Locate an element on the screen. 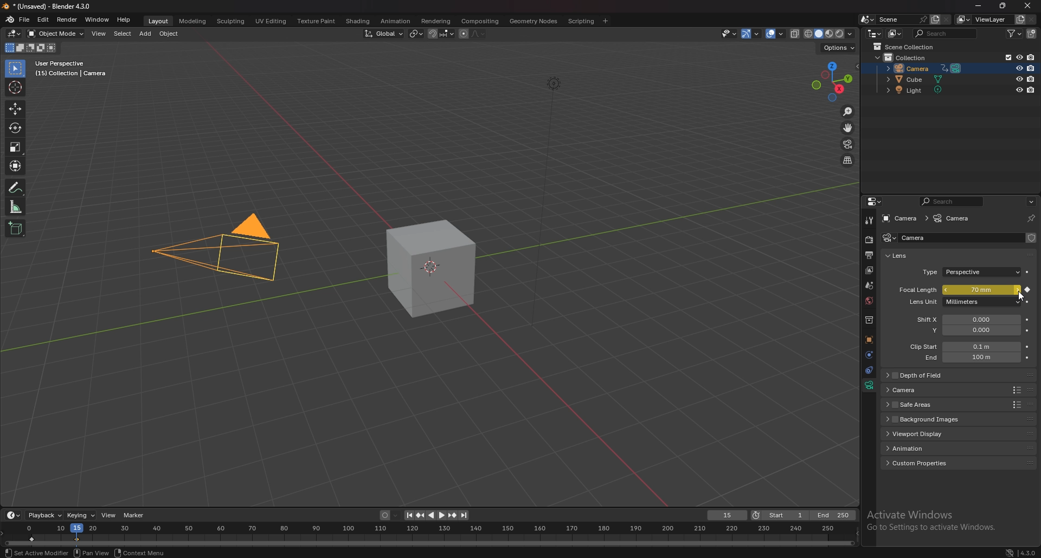  mode is located at coordinates (30, 48).